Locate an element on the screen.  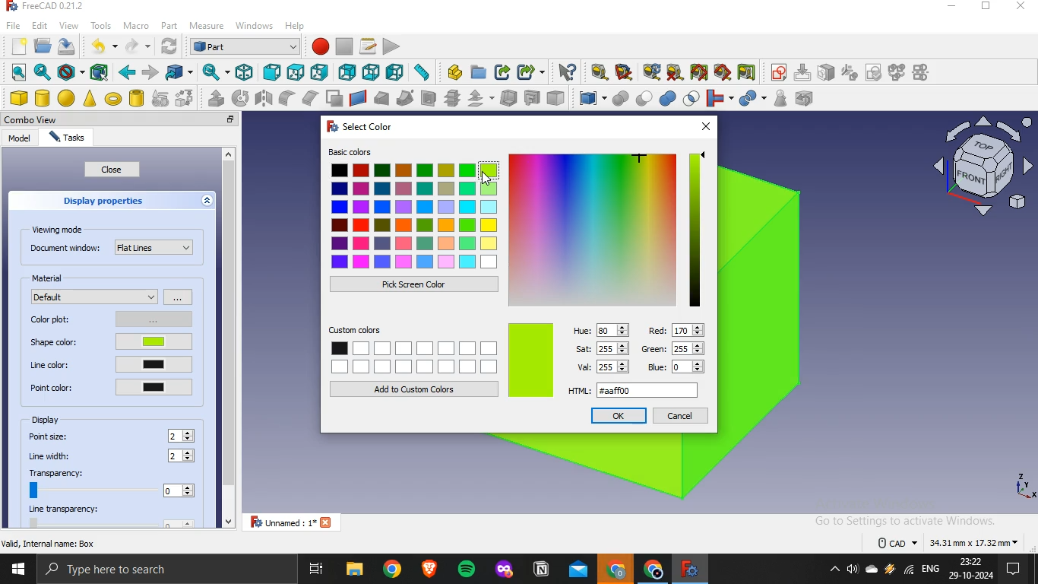
cut is located at coordinates (644, 97).